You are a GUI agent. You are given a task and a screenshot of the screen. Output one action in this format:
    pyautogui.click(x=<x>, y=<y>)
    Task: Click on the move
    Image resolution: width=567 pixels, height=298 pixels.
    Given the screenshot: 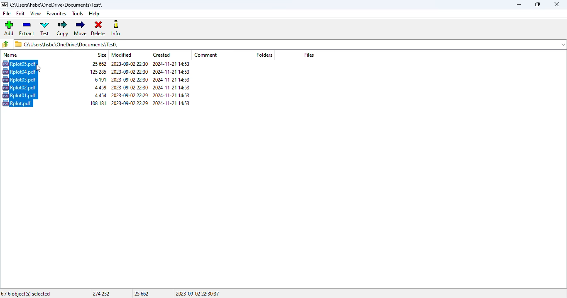 What is the action you would take?
    pyautogui.click(x=81, y=28)
    